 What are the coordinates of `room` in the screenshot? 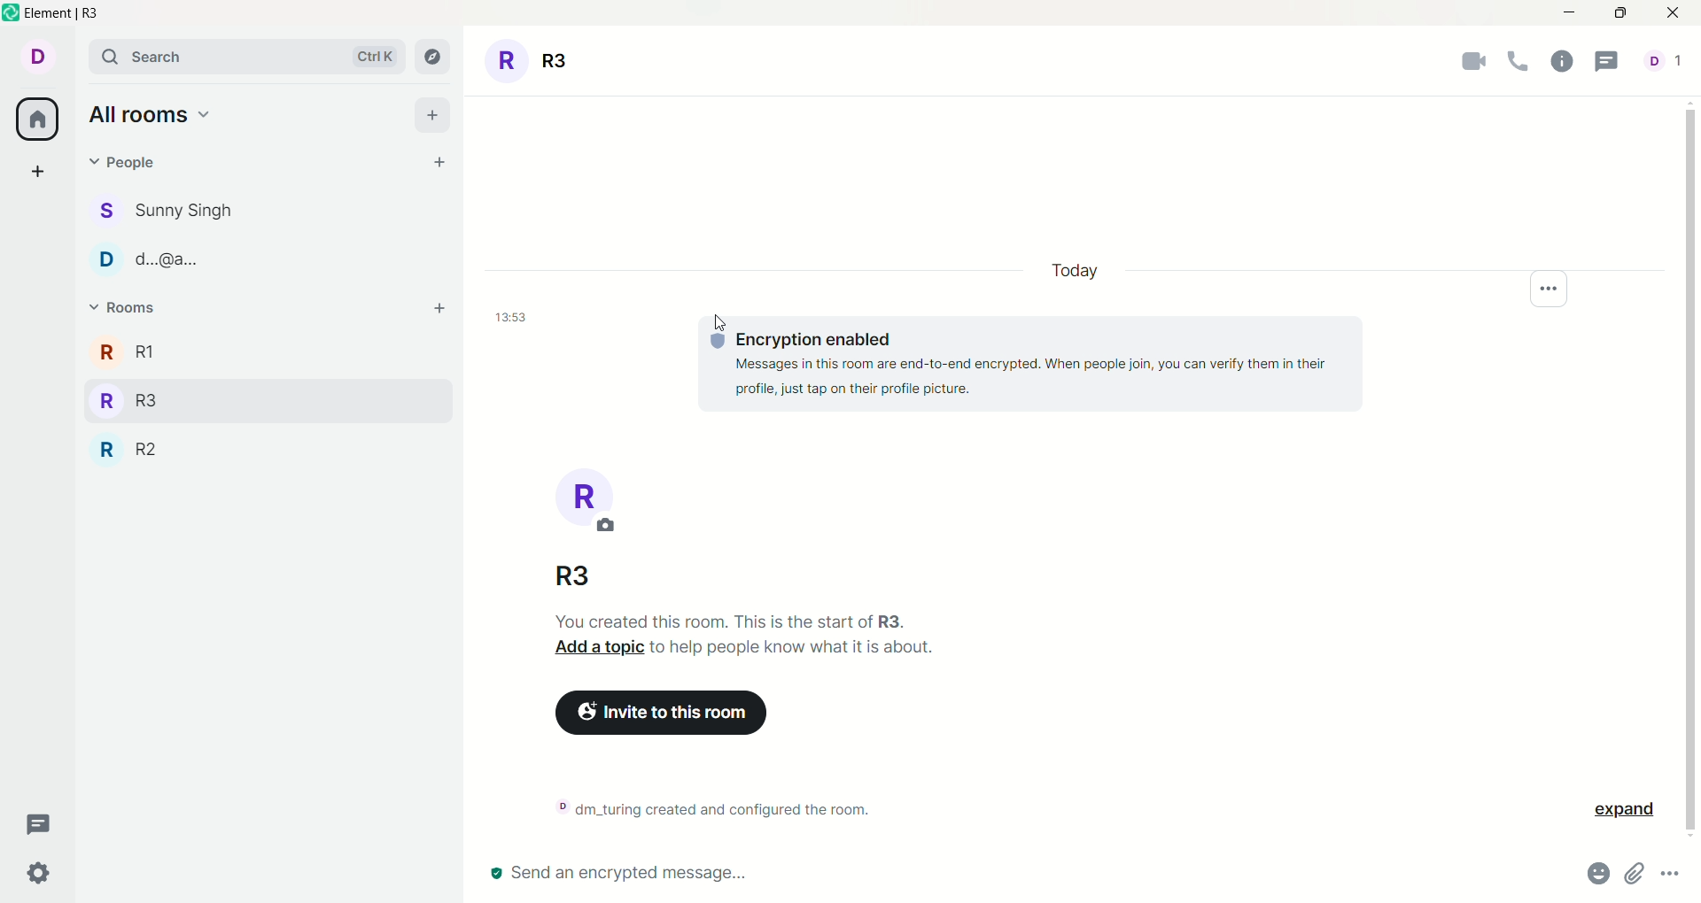 It's located at (572, 501).